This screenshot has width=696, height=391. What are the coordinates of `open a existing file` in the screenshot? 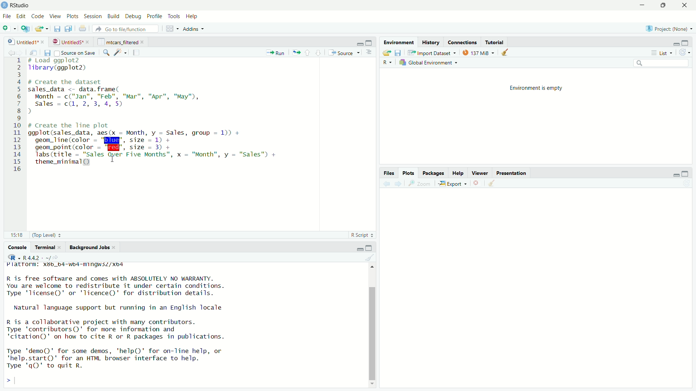 It's located at (40, 29).